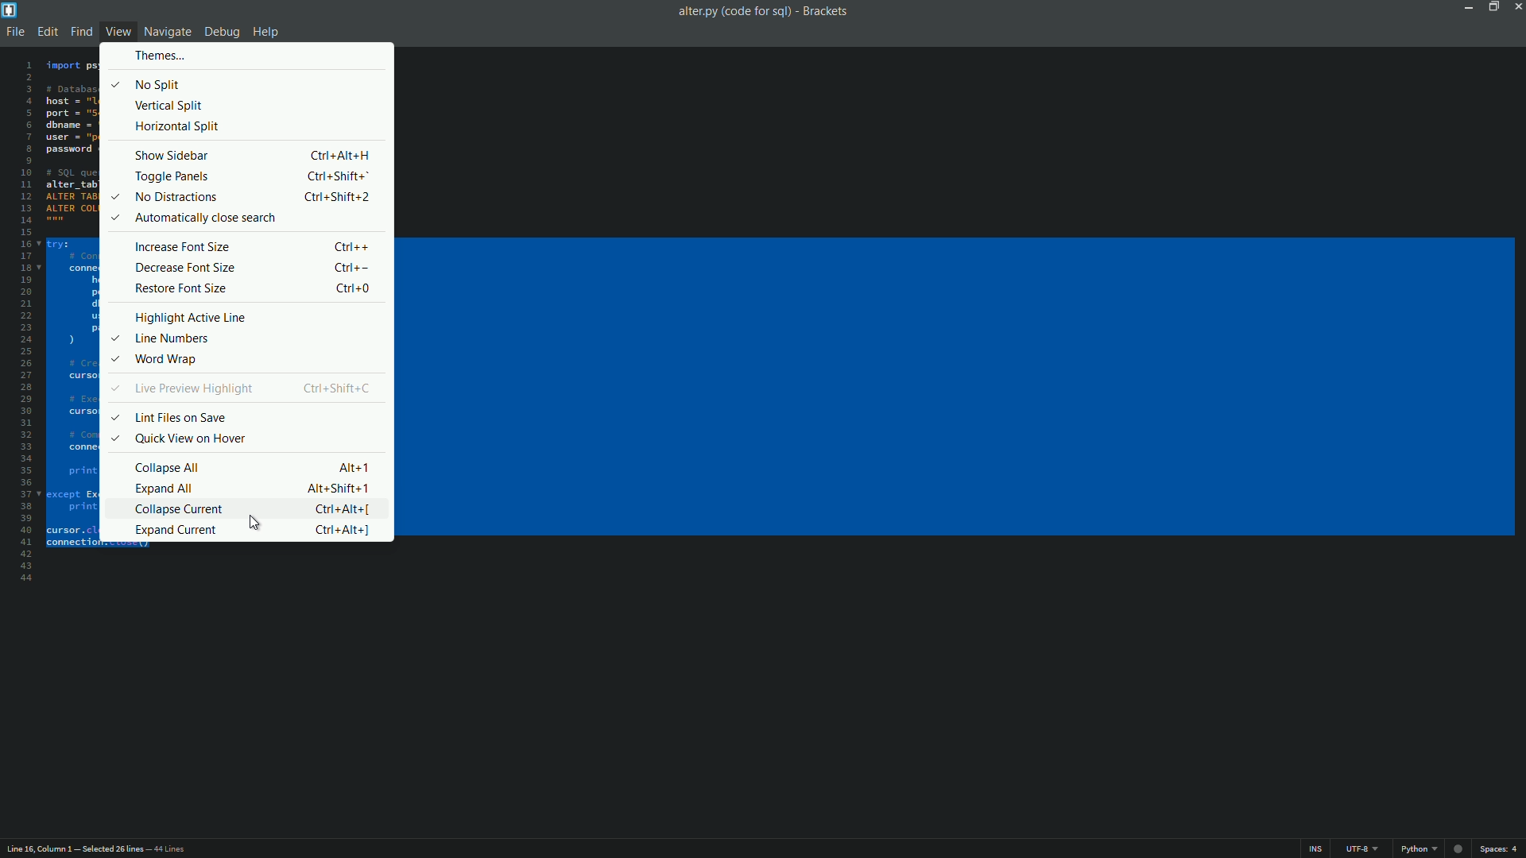 The height and width of the screenshot is (858, 1526). Describe the element at coordinates (173, 156) in the screenshot. I see `show sidebar` at that location.